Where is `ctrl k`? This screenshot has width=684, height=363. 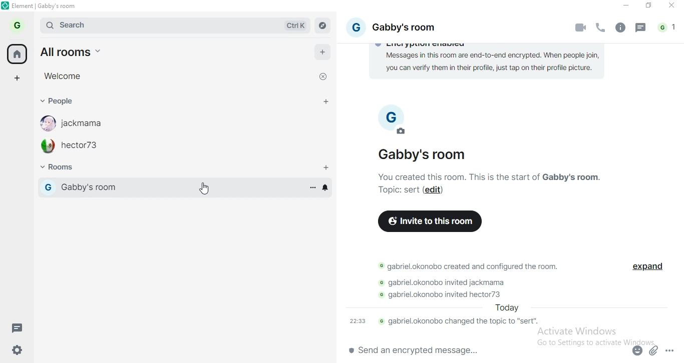 ctrl k is located at coordinates (297, 25).